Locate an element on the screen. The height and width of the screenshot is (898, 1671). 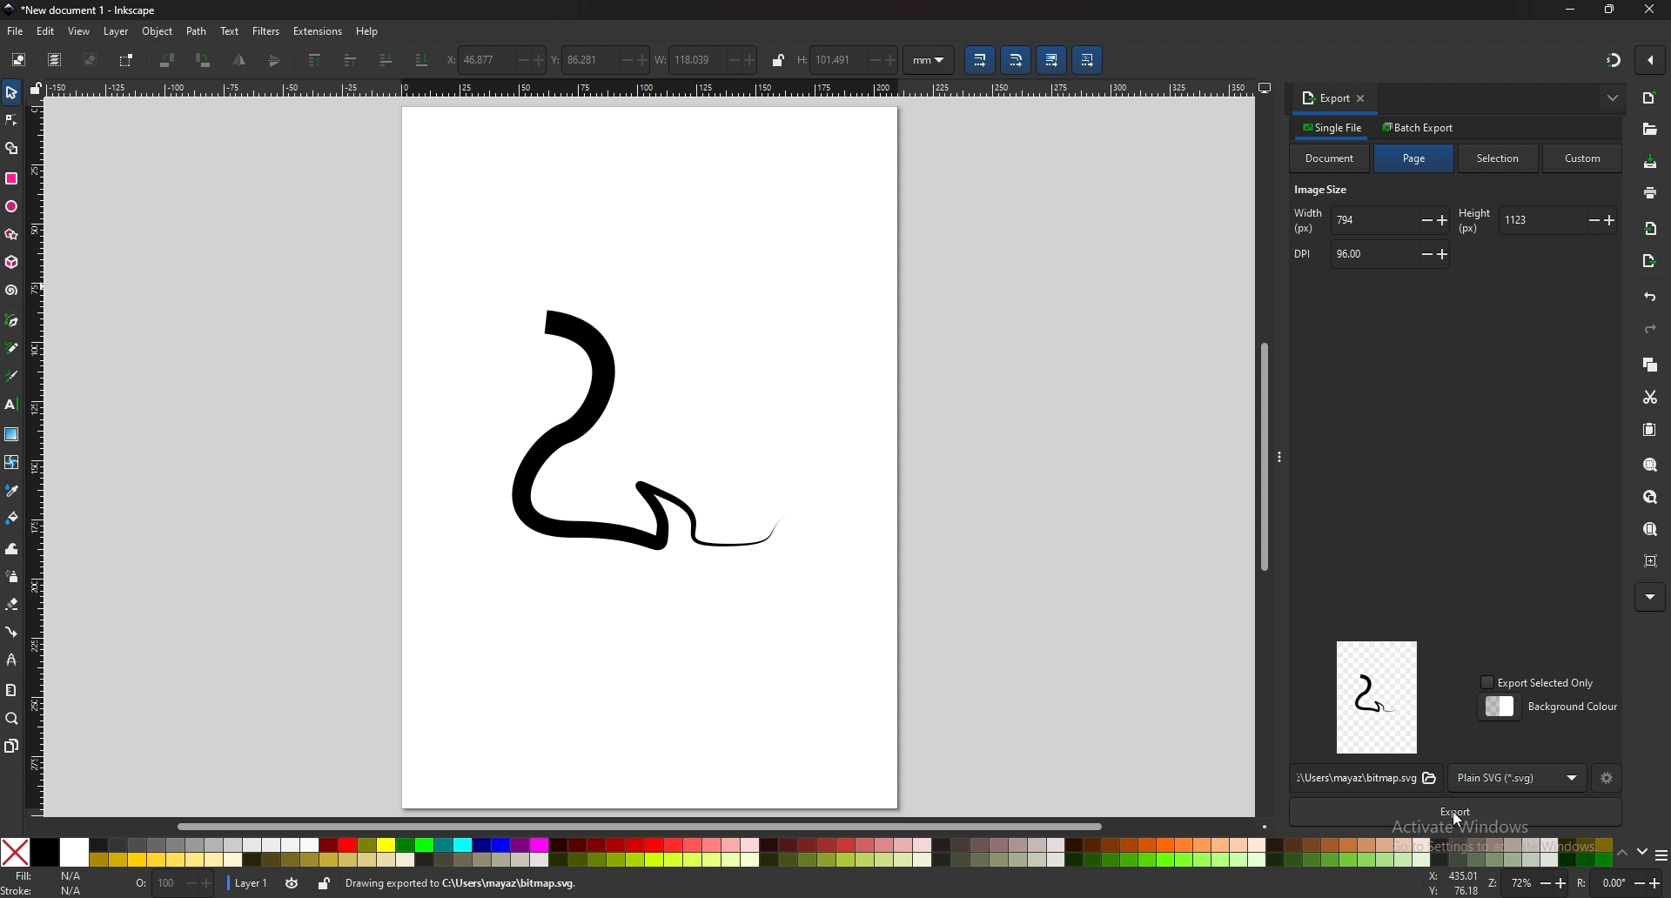
title is located at coordinates (86, 10).